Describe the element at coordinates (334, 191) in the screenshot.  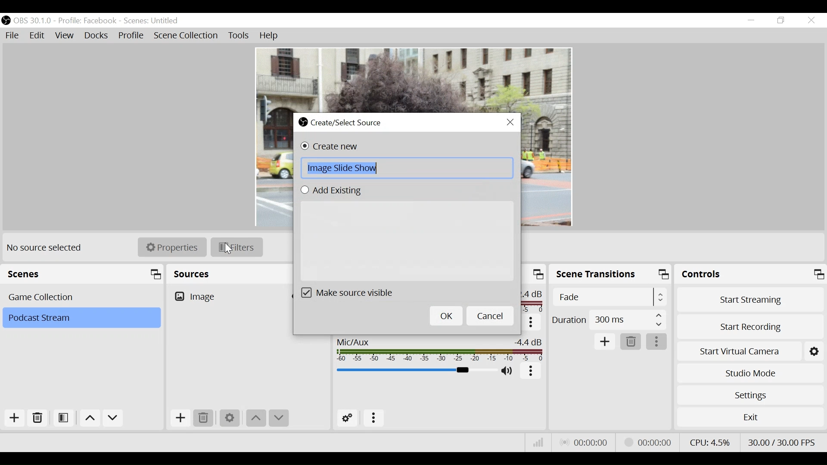
I see `(un)select Add Existing` at that location.